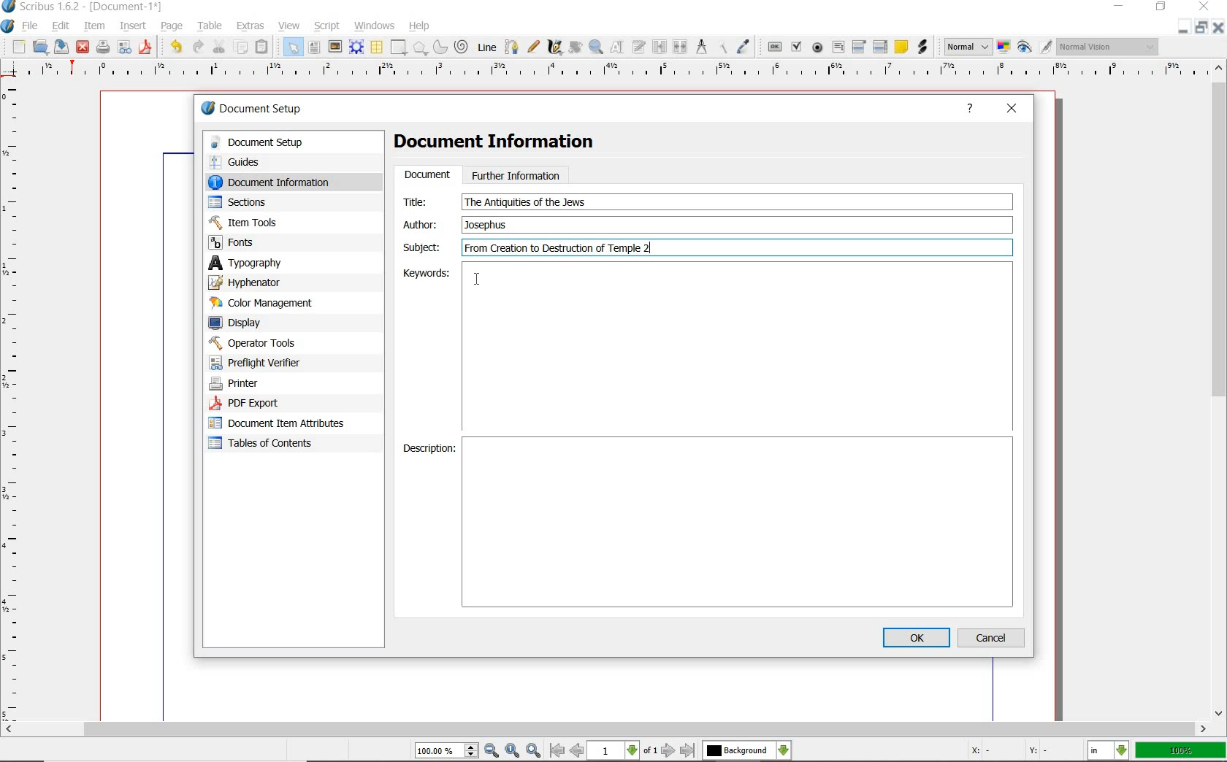 This screenshot has height=762, width=1227. Describe the element at coordinates (421, 25) in the screenshot. I see `help` at that location.